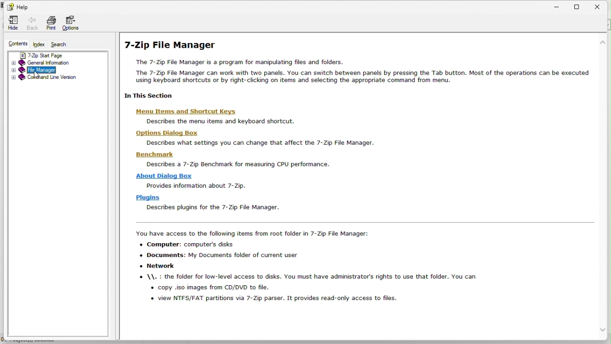  What do you see at coordinates (352, 175) in the screenshot?
I see `7-Zip File Manager
The 7-Zip File Manager is a program for manipulating files and folders
The 7-Zip File Manager can work with two panels. You can switch between panels by pressing the Tab button. Most of the operations can be executed
using keyboard shortcuts or by right-clicking on items and selecting the appropriate command from menu.
In This Section
Menu Items and Shortcut Keys
Describes the menu items and keyboard shortcut.
Options Dialog Box
Describes what settings you can change that affect the 7-Zip File Manager.
Benchmark
Describes a 7-Zip Benchmark for measuring CPU performance.
About Dialog Box
Provides information about 7-Zip.
Plugins
Describes plugins for the 7-Zip File Manager.
You have access to the following items from root folder in 7-Zip File Manager:
+ Computer: computer's disks
+ Documents: My Documents folder of current user
* Network
« \\. : the folder for low-level access to disks. You must have administrator's rights to use that folder. You can
« copy .iso images from CD/DVD to file.
+ view NTFS/FAT partitions via 7-Zip parser. It provides read-only access to files.` at bounding box center [352, 175].